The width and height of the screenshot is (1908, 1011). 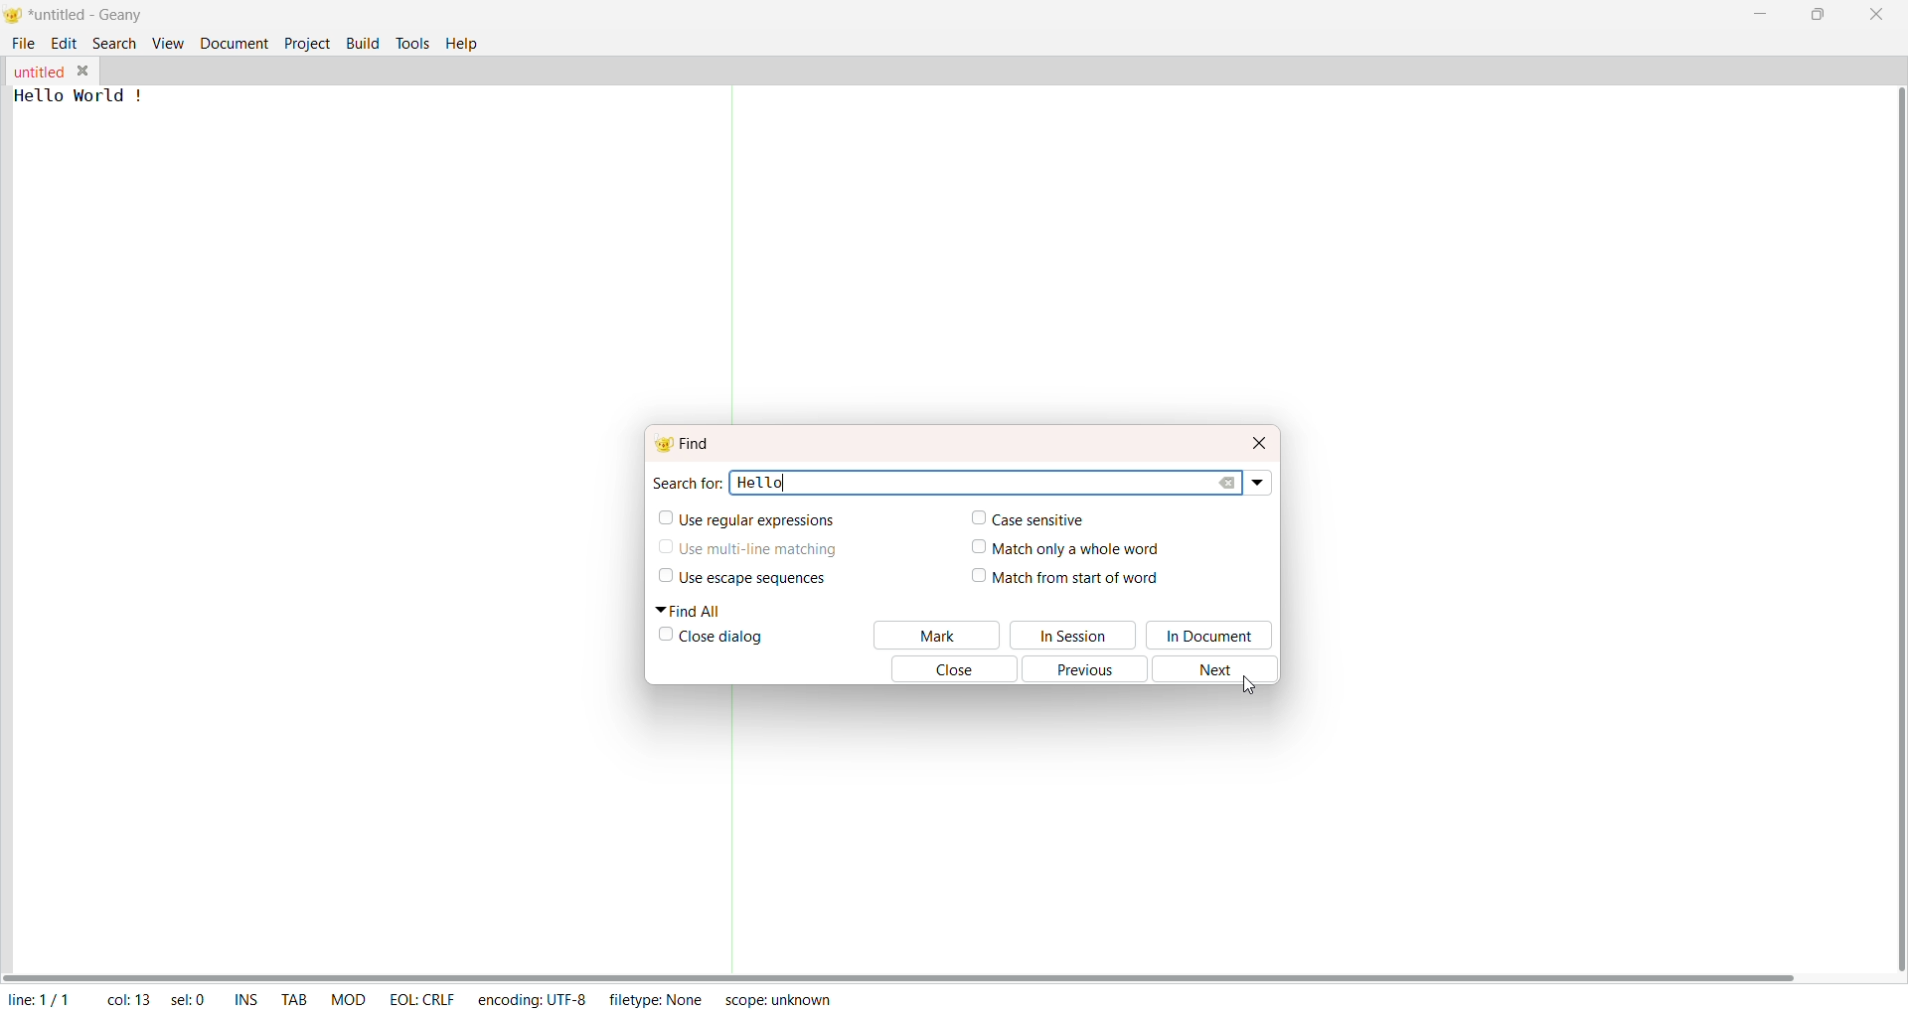 What do you see at coordinates (16, 16) in the screenshot?
I see `Logo` at bounding box center [16, 16].